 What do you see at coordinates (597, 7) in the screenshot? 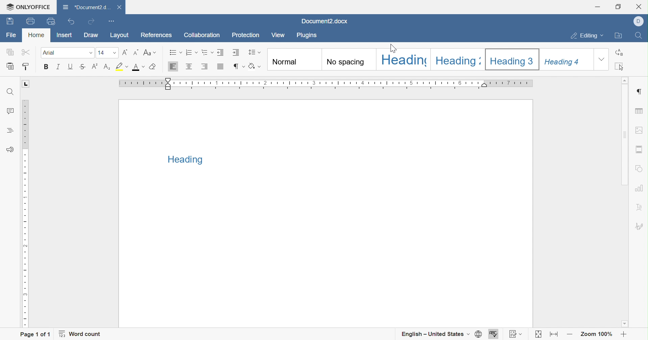
I see `Minimize` at bounding box center [597, 7].